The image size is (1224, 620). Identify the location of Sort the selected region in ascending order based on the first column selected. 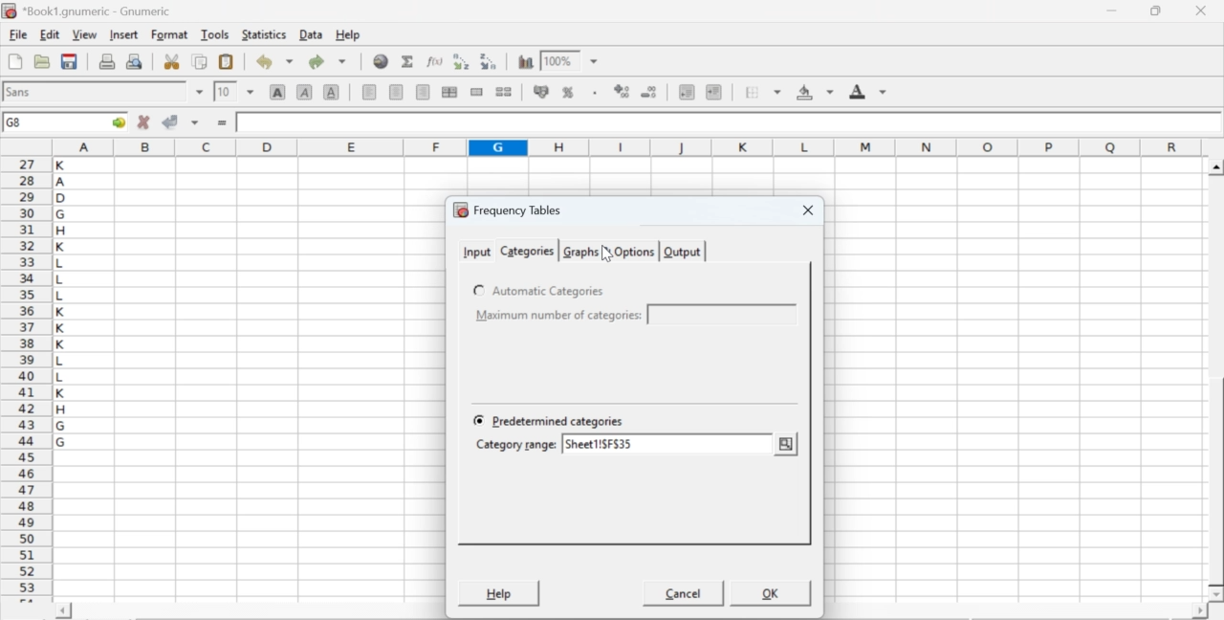
(464, 61).